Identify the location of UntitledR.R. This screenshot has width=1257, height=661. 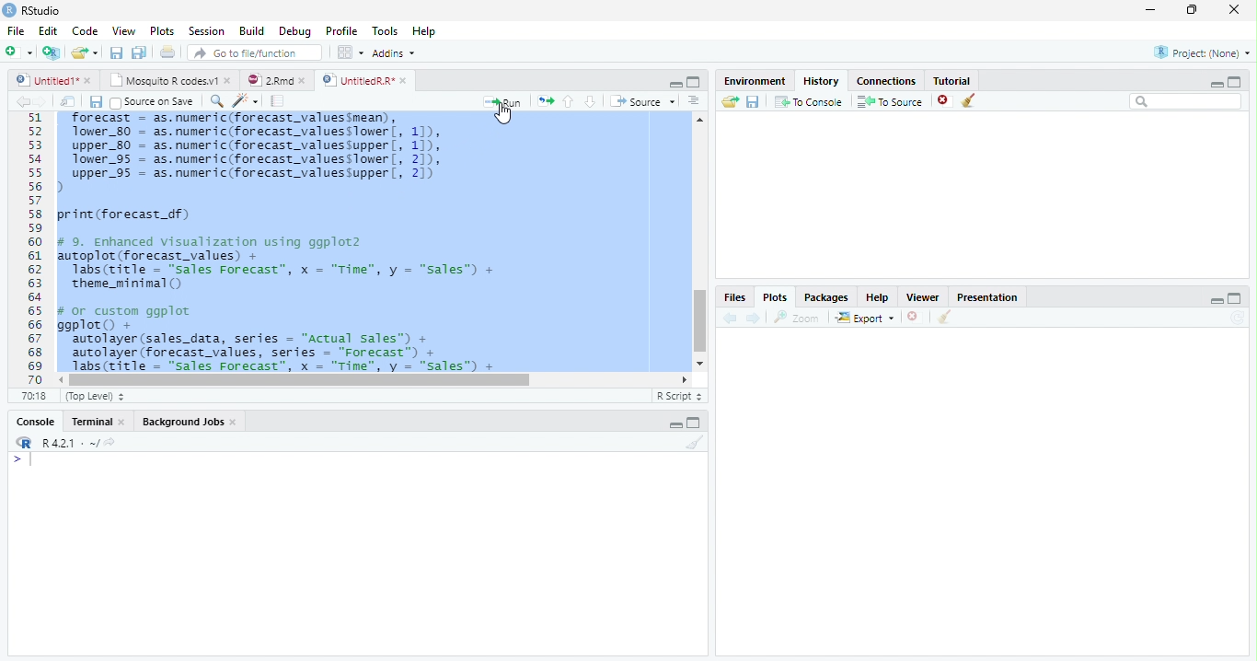
(371, 79).